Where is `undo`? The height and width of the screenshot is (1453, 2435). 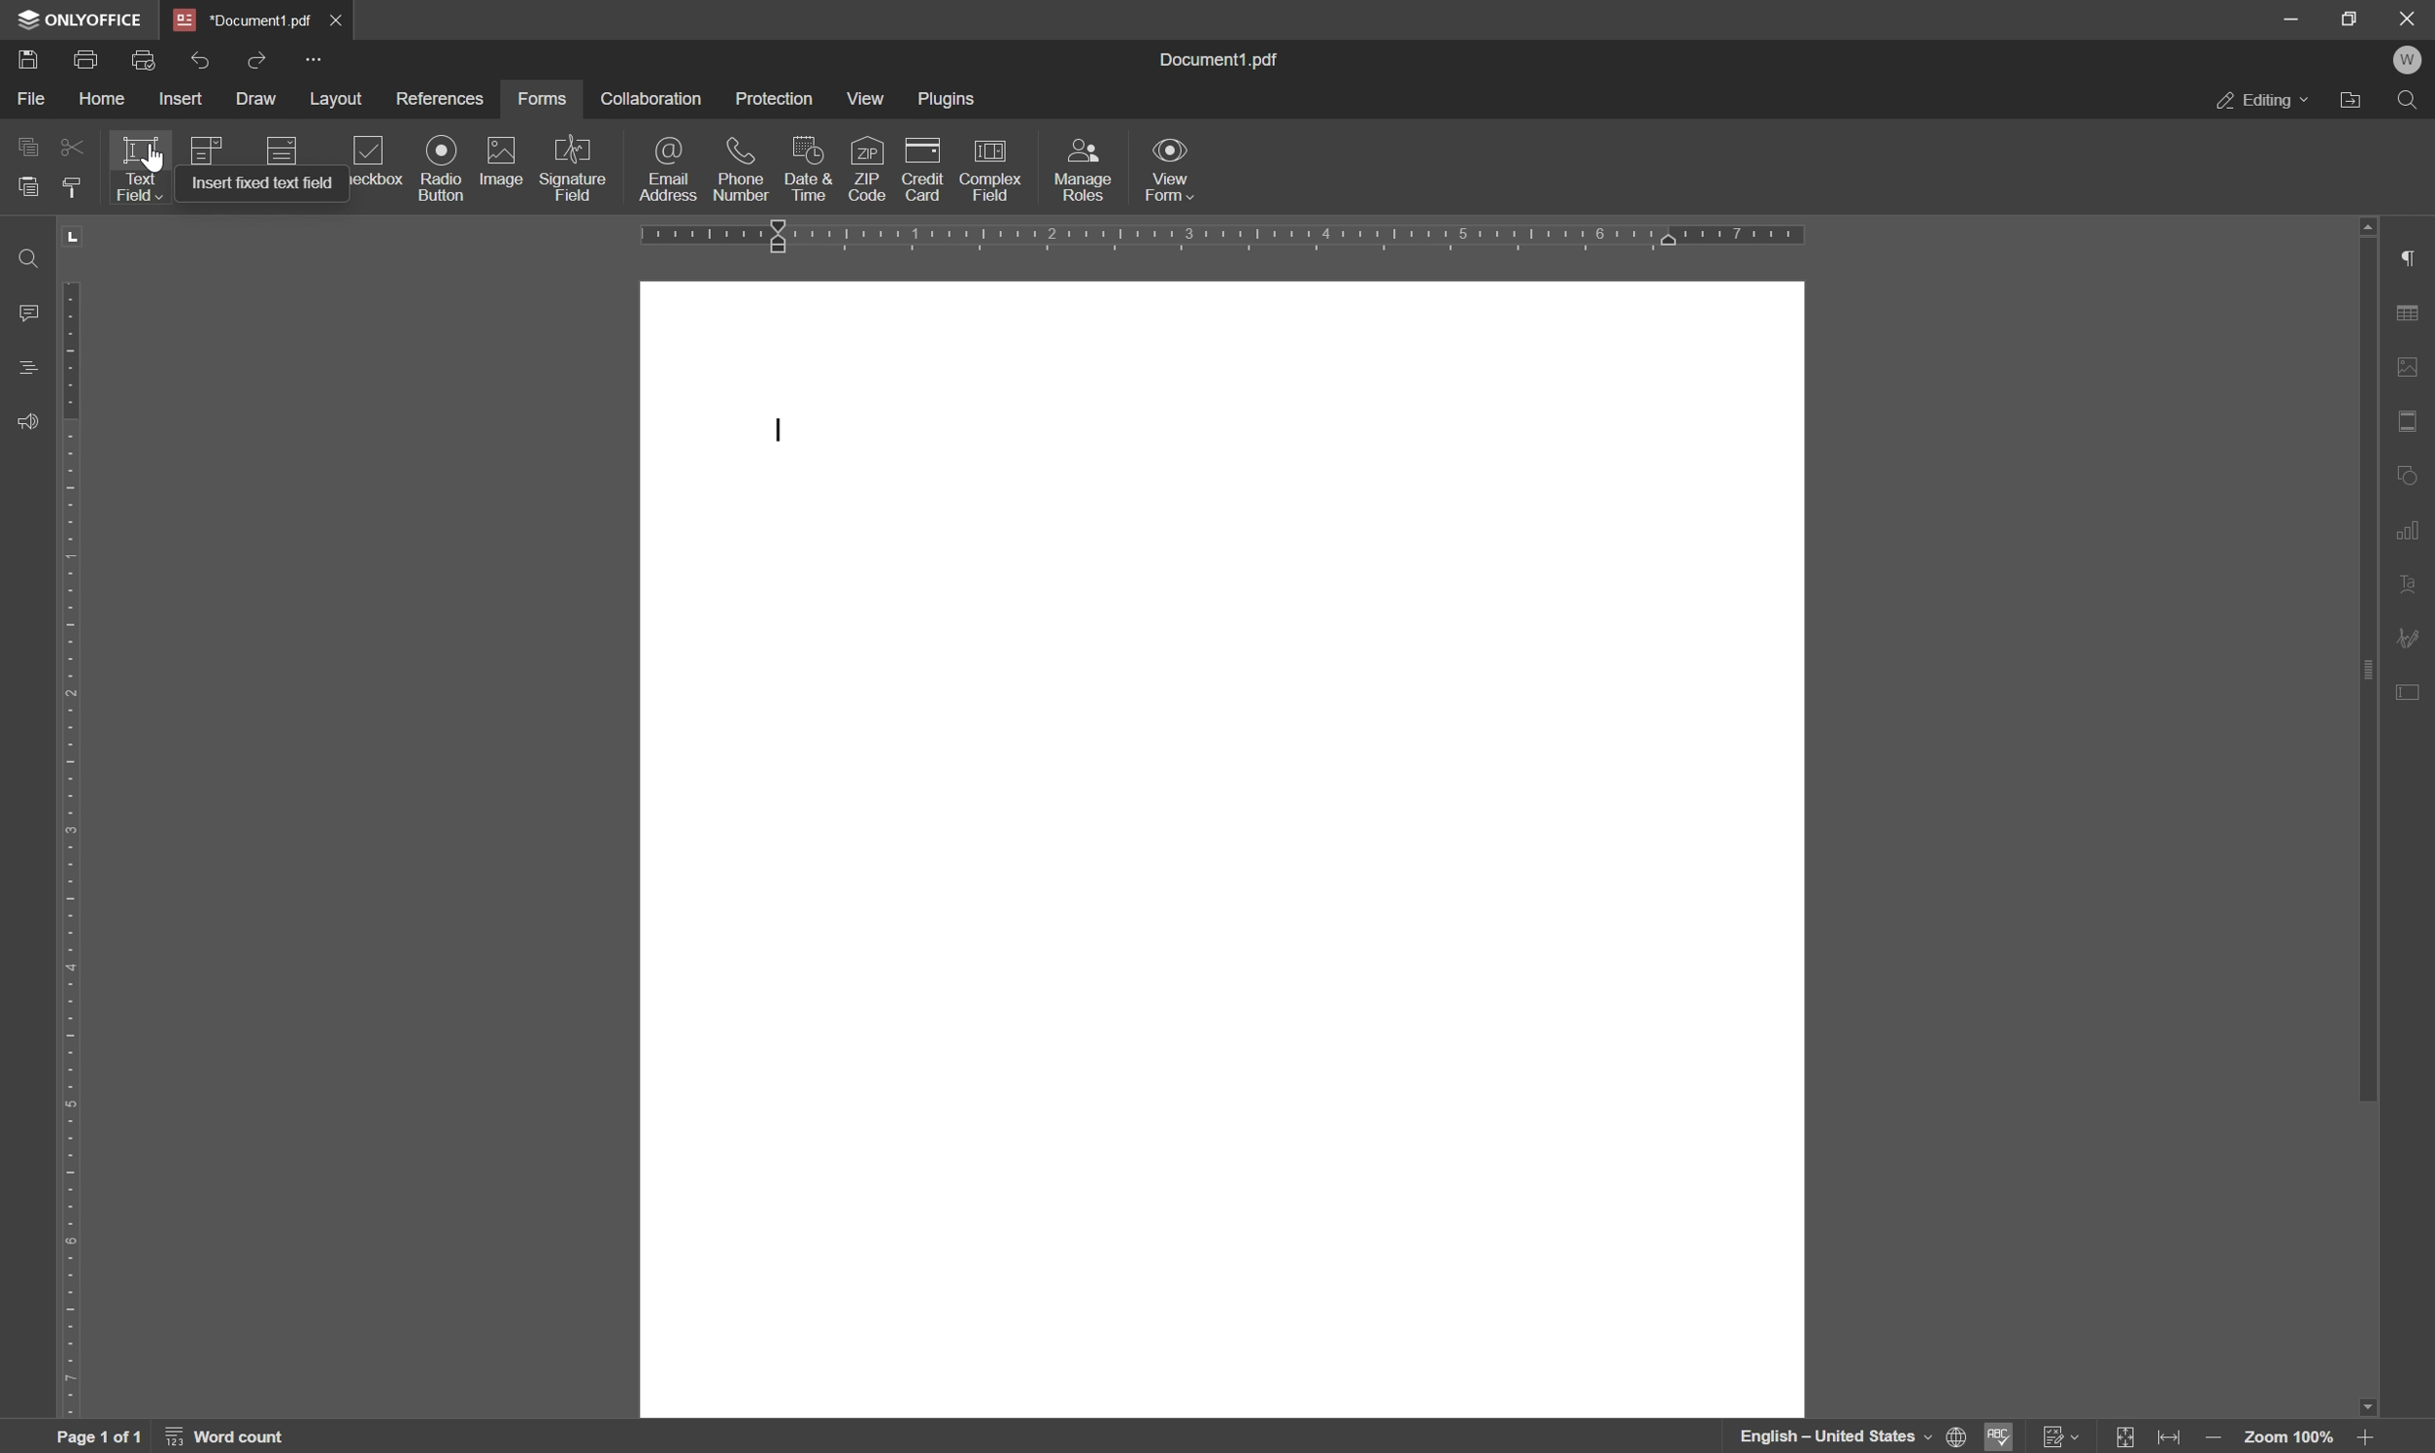 undo is located at coordinates (200, 59).